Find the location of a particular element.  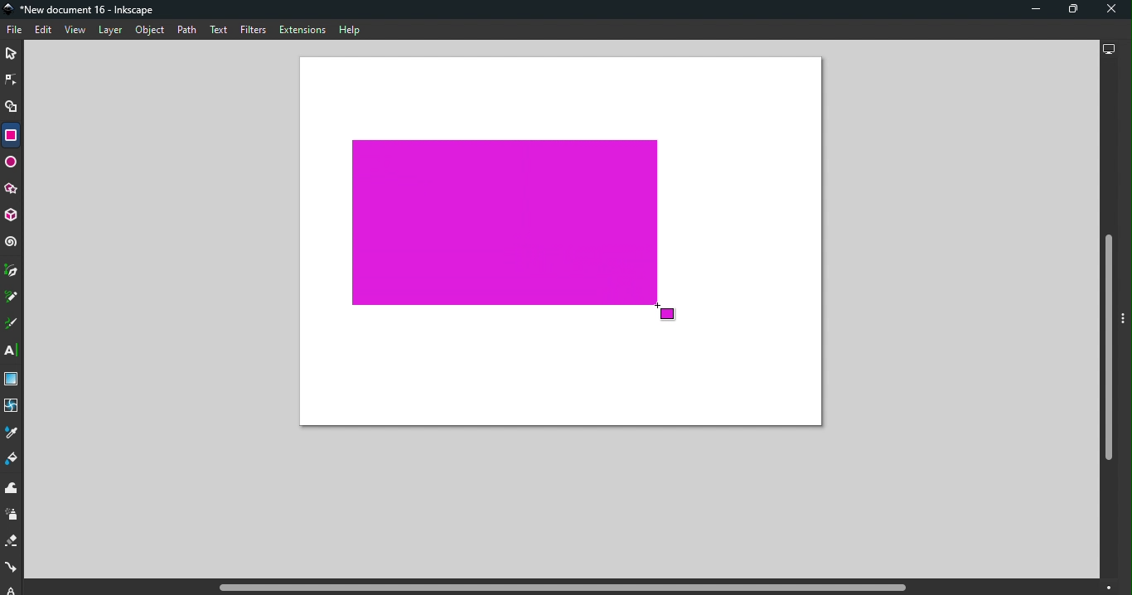

Star/polygon tool is located at coordinates (12, 190).